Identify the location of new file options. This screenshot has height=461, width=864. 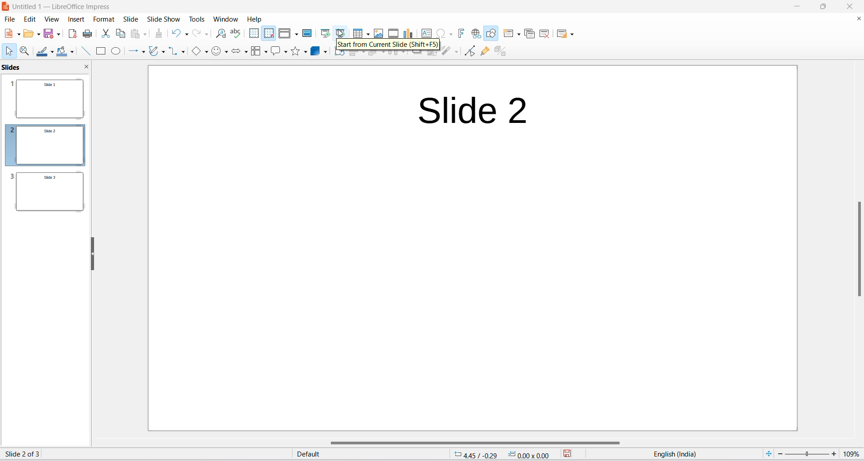
(18, 36).